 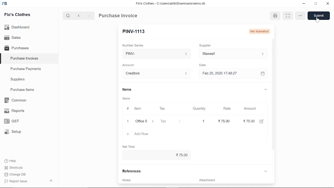 I want to click on  Feb 25, 2025 17:48:27, so click(x=228, y=73).